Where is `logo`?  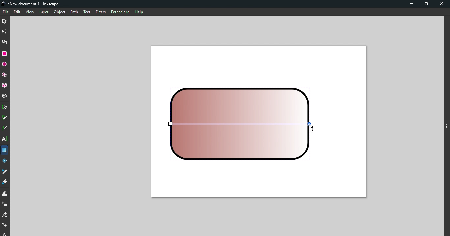 logo is located at coordinates (5, 4).